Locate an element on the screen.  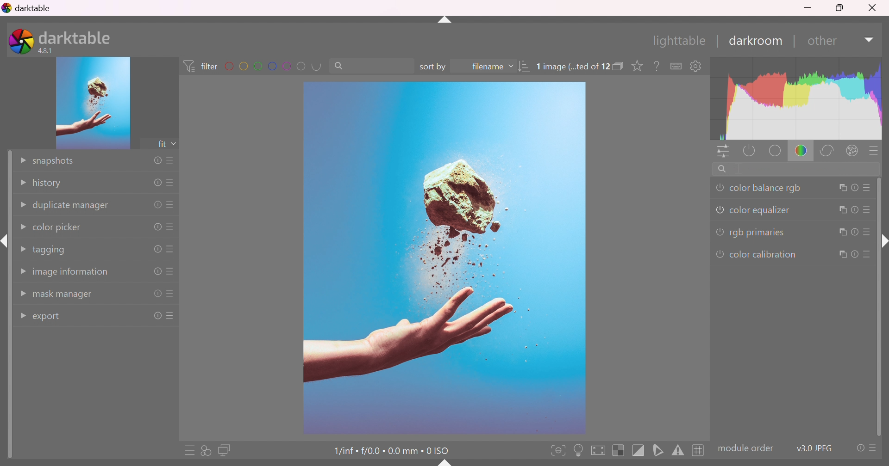
snapshots is located at coordinates (55, 162).